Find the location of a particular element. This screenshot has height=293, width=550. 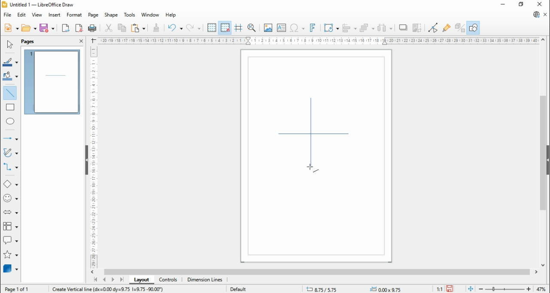

lines and arrows is located at coordinates (9, 138).